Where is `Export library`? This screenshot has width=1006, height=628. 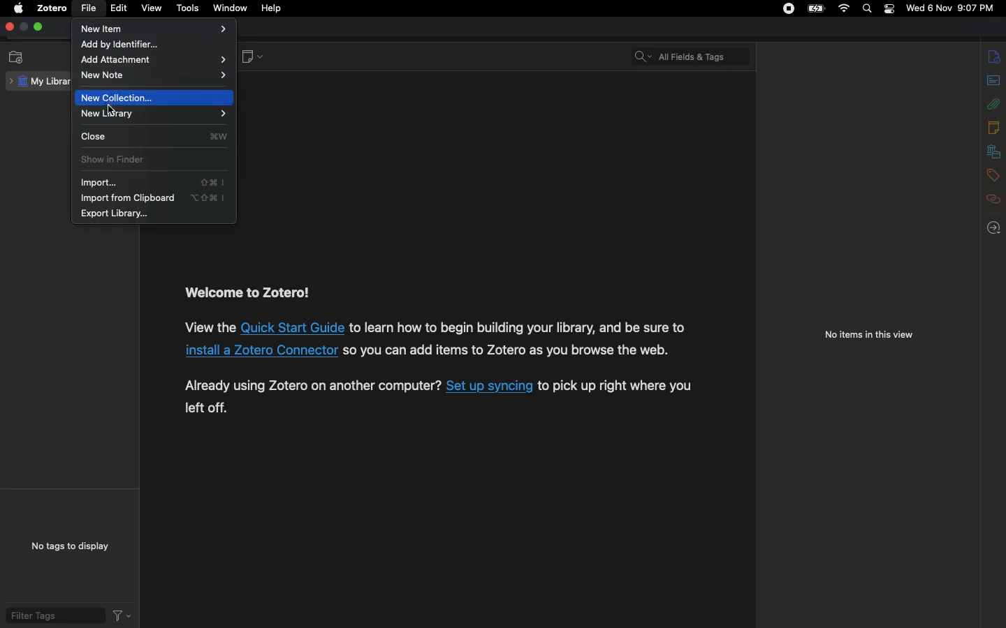
Export library is located at coordinates (117, 214).